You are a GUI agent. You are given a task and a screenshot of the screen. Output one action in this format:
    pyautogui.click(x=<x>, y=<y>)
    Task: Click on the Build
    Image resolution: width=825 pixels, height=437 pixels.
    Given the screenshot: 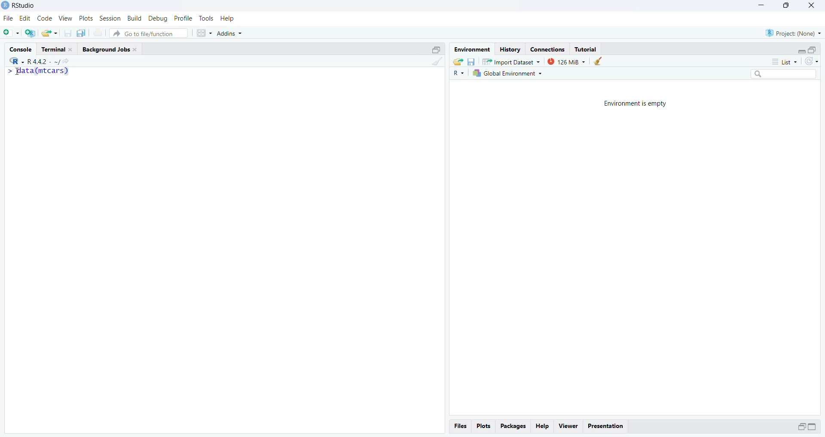 What is the action you would take?
    pyautogui.click(x=134, y=18)
    